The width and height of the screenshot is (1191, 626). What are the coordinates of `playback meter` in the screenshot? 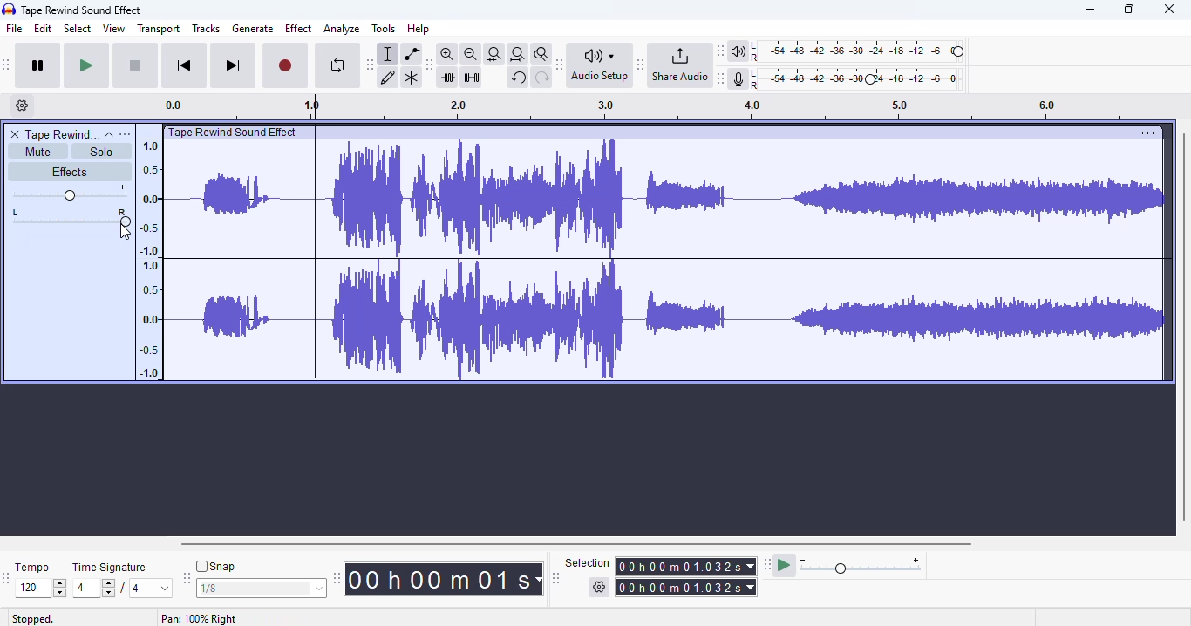 It's located at (848, 51).